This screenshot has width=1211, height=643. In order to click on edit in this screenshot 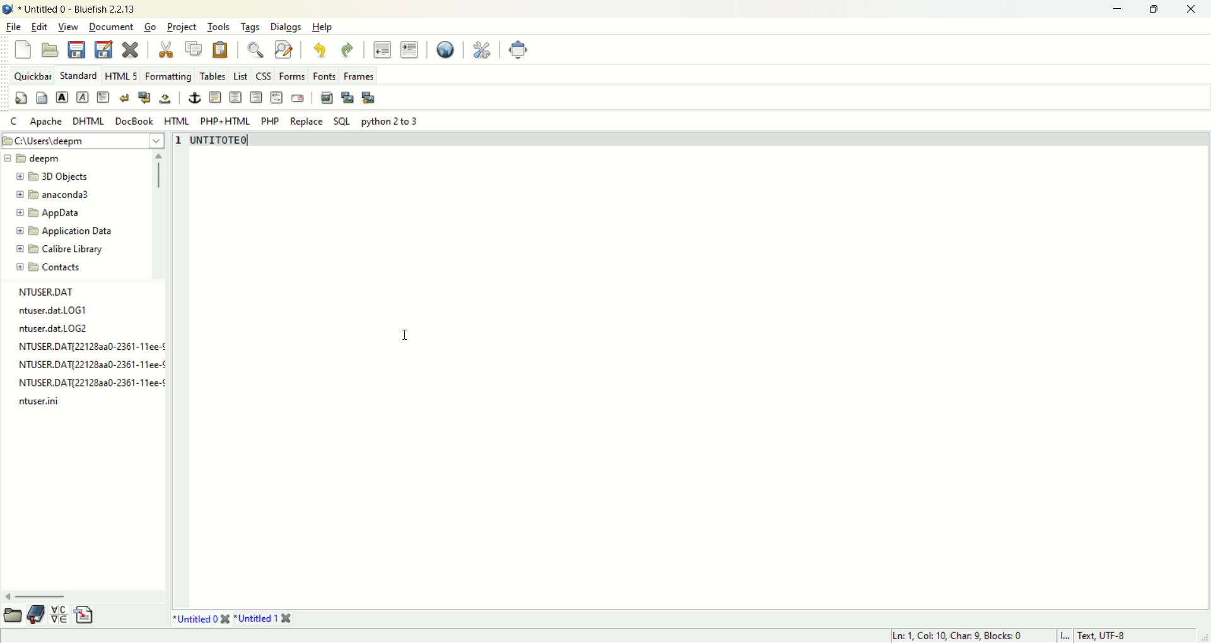, I will do `click(38, 26)`.